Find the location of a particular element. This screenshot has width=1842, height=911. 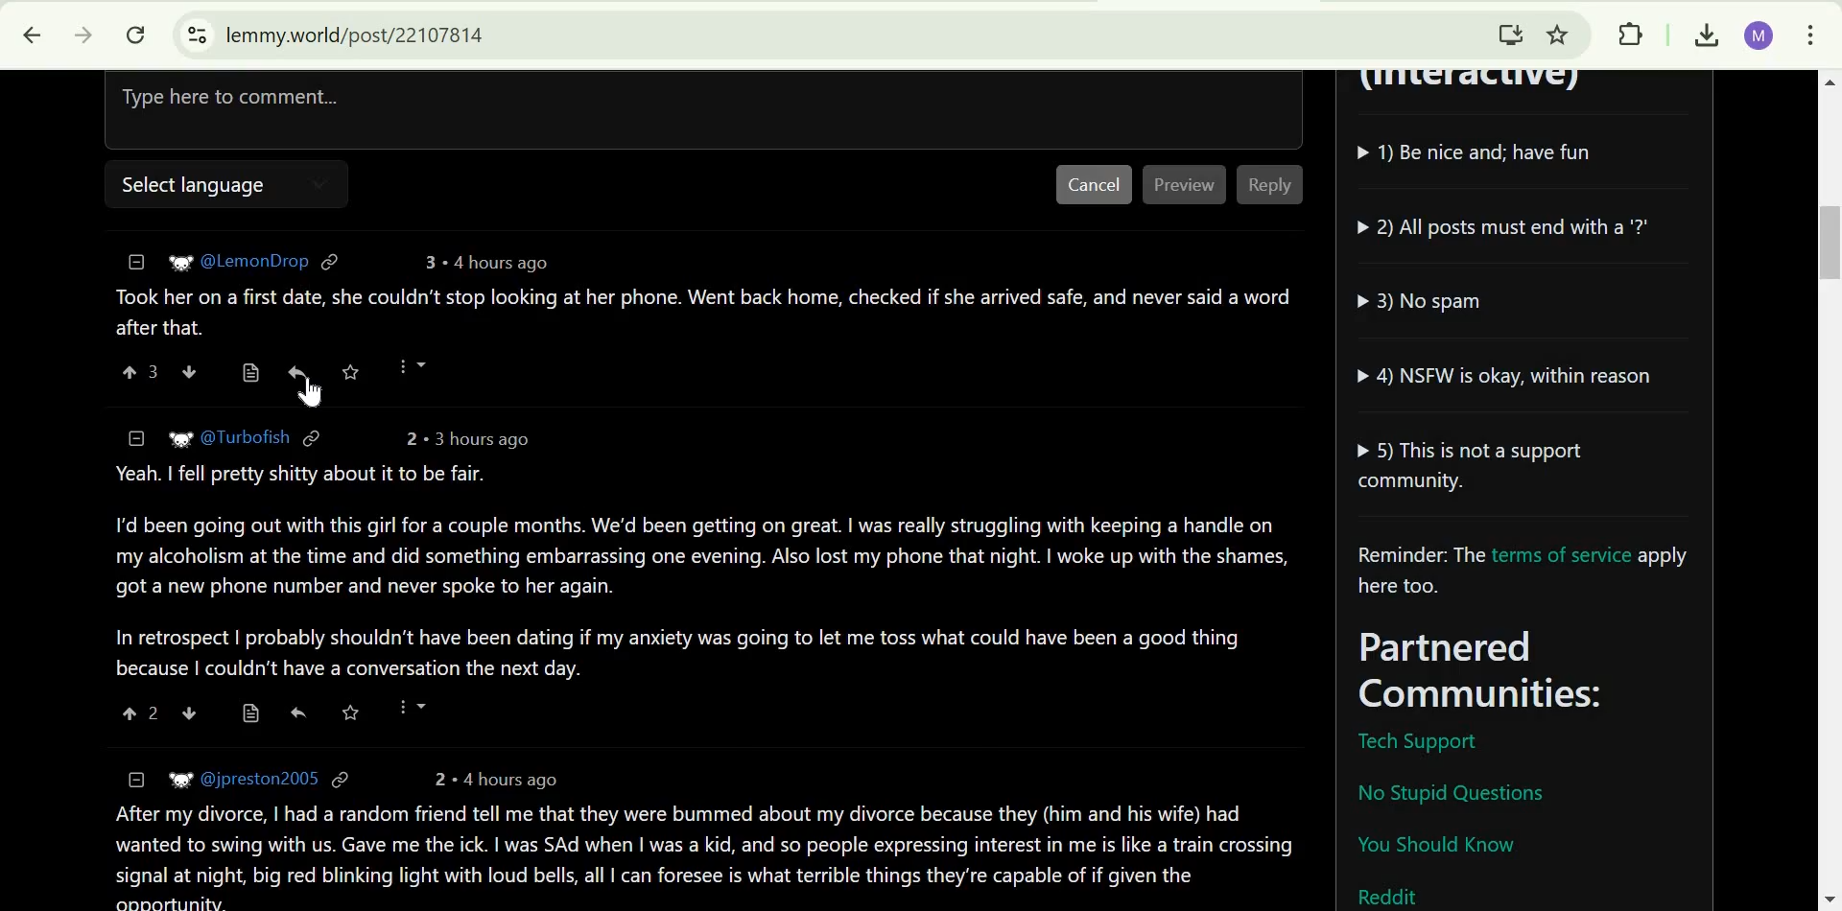

upvote is located at coordinates (142, 371).